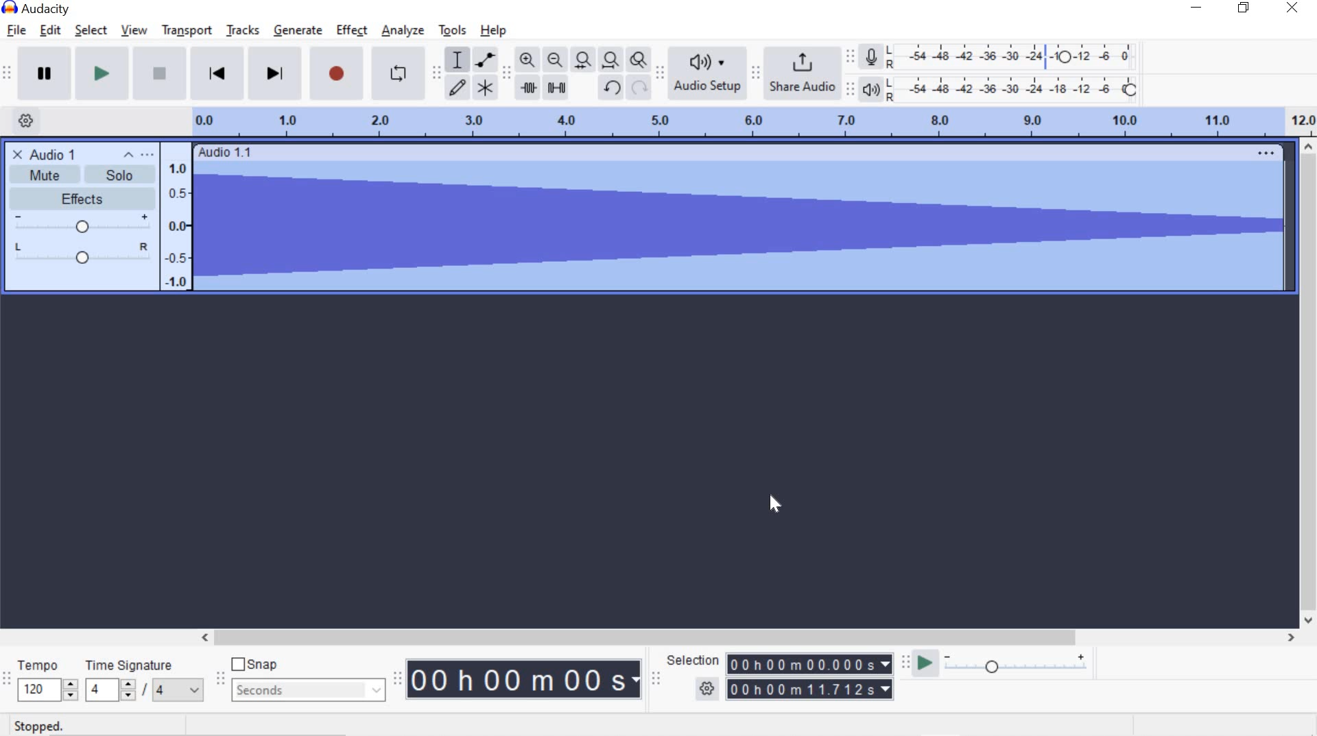 Image resolution: width=1317 pixels, height=736 pixels. What do you see at coordinates (7, 680) in the screenshot?
I see `Time signature toolbar` at bounding box center [7, 680].